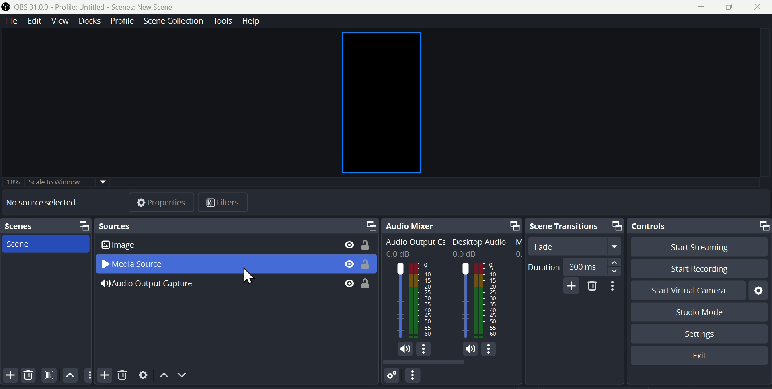 This screenshot has width=772, height=389. I want to click on Settings, so click(700, 334).